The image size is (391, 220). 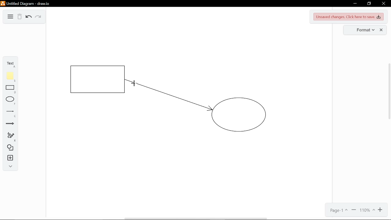 What do you see at coordinates (369, 3) in the screenshot?
I see `Restore down` at bounding box center [369, 3].